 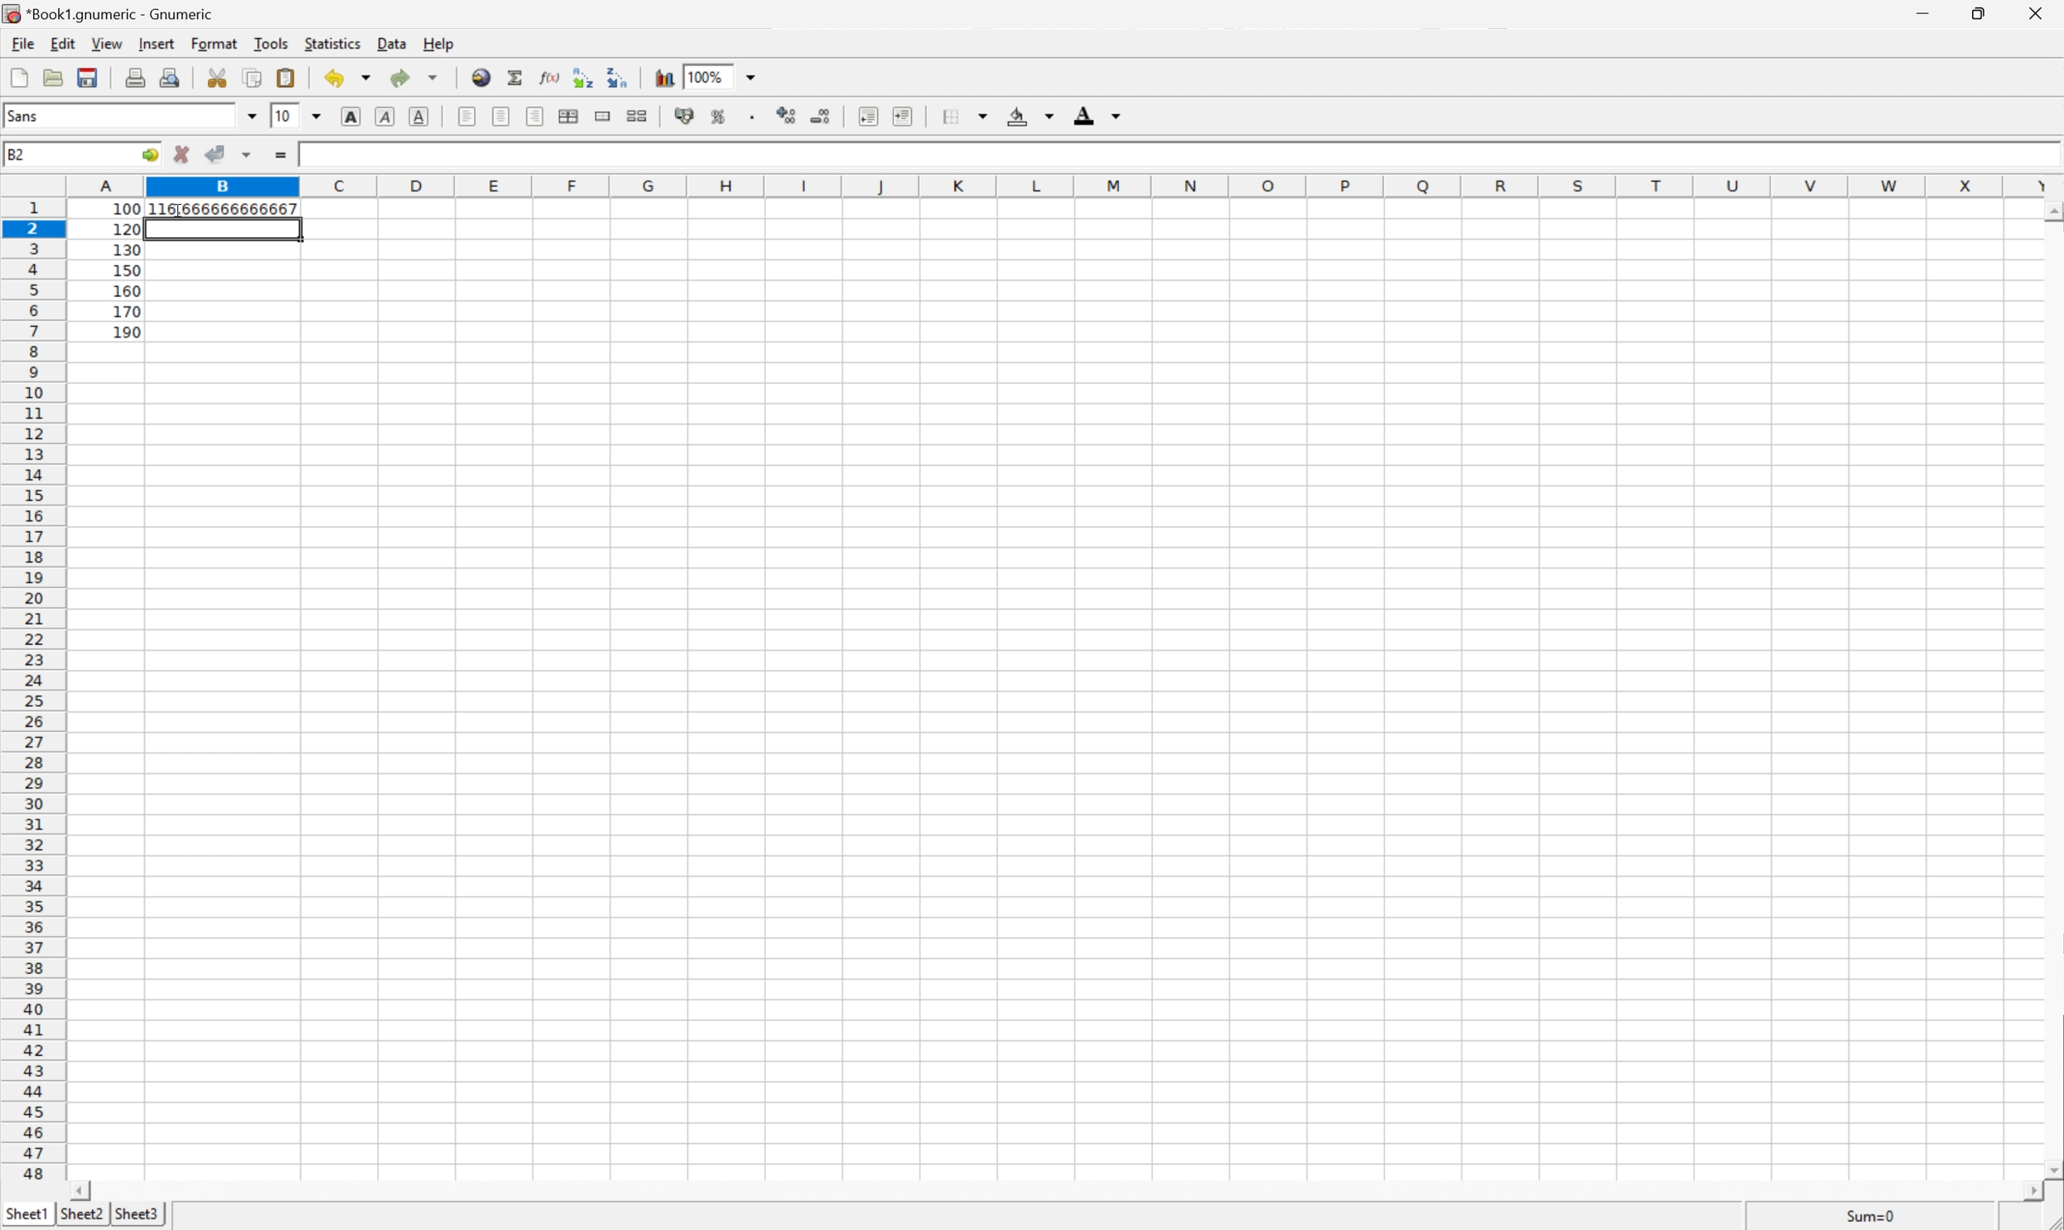 What do you see at coordinates (345, 78) in the screenshot?
I see `Undo` at bounding box center [345, 78].